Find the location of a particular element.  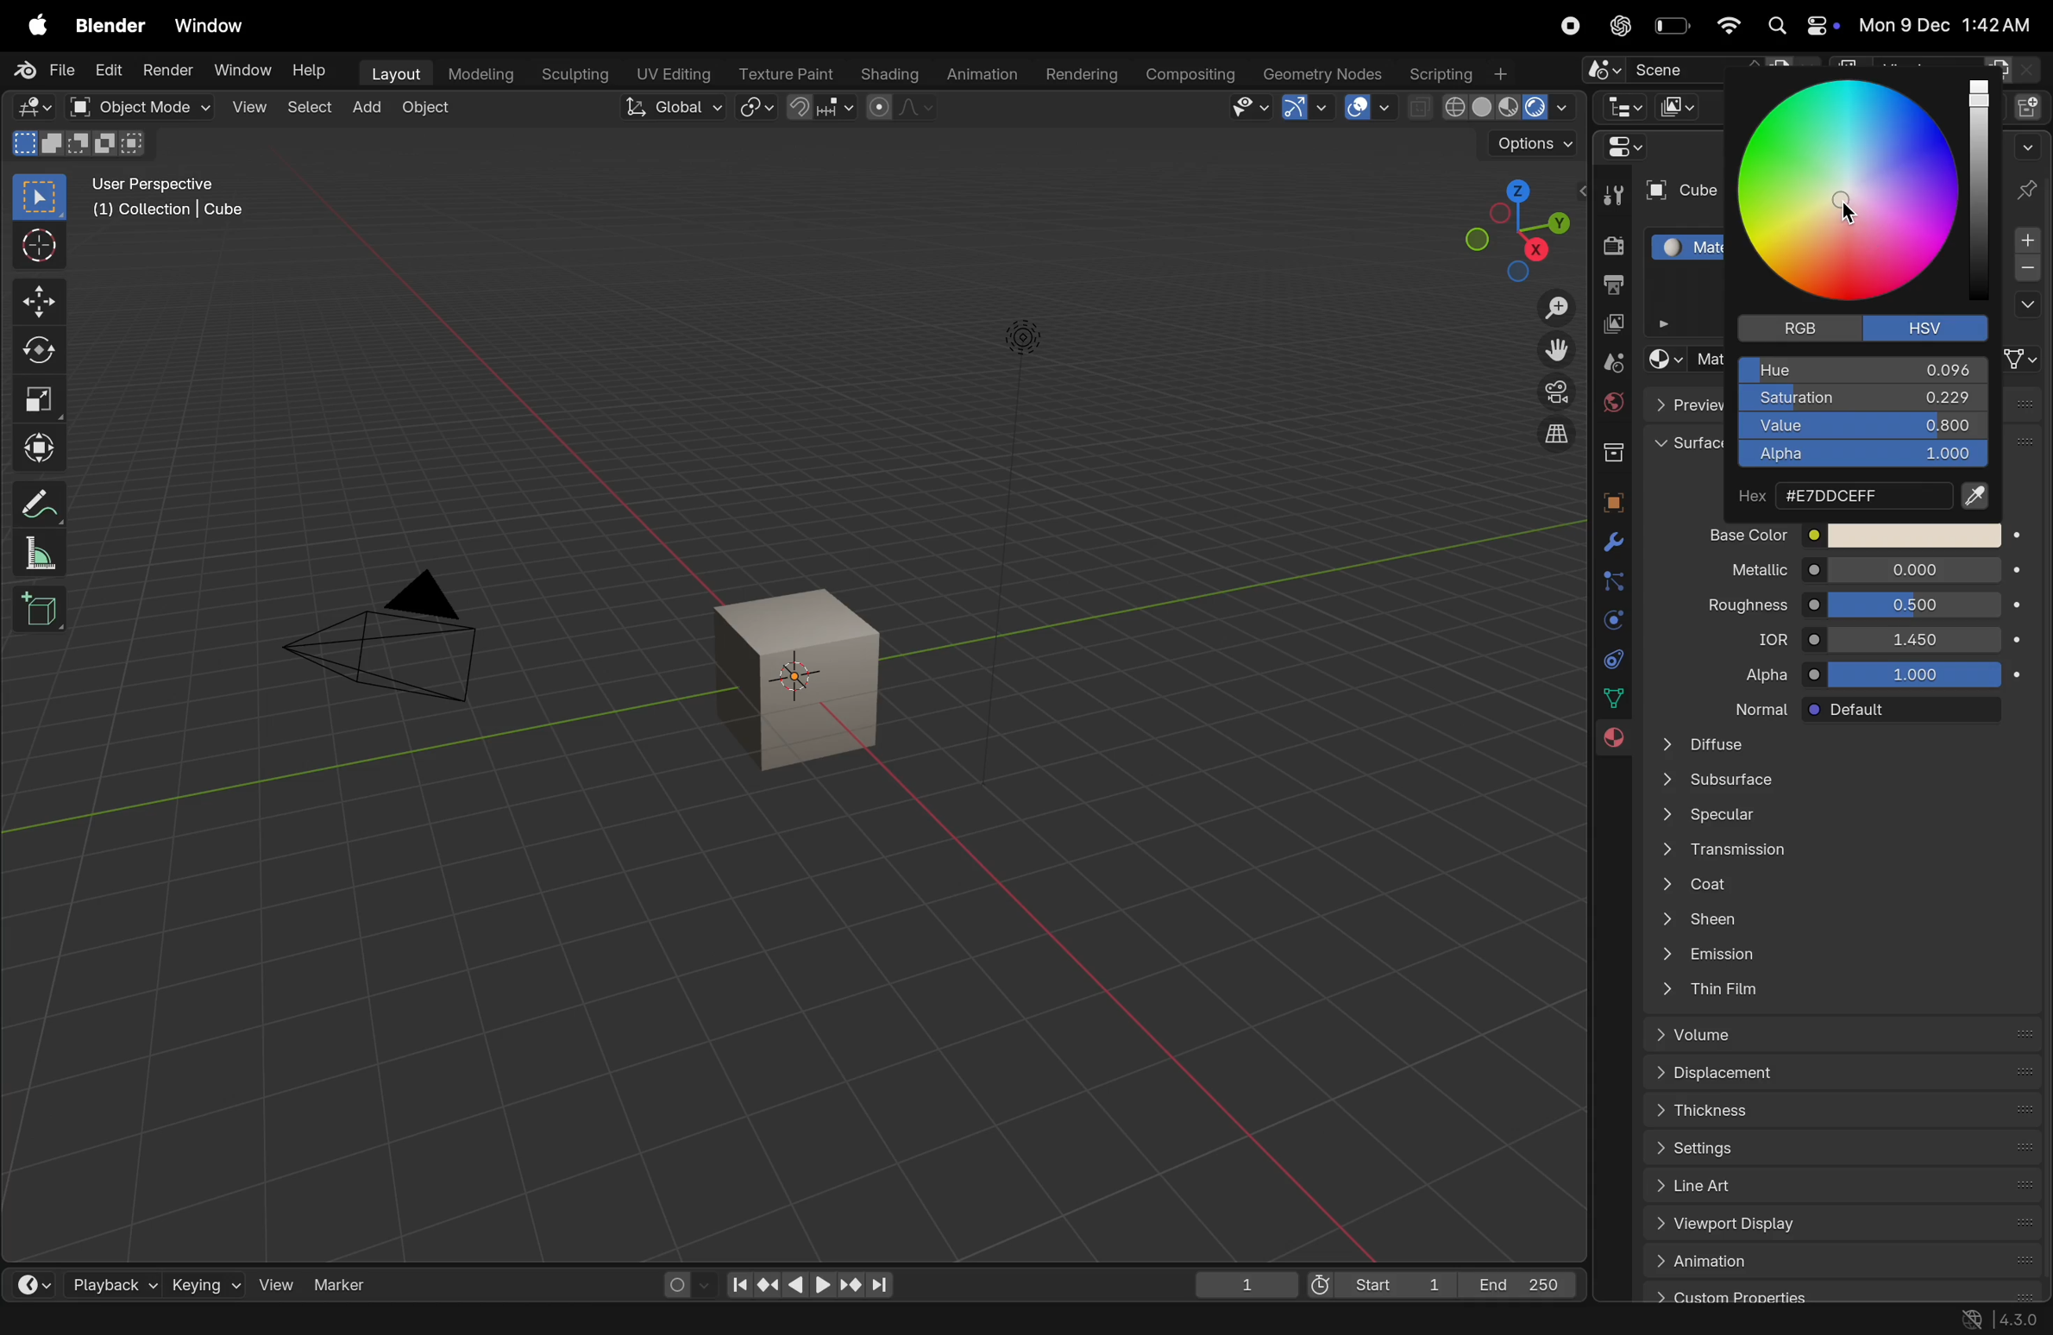

rendering is located at coordinates (1082, 75).